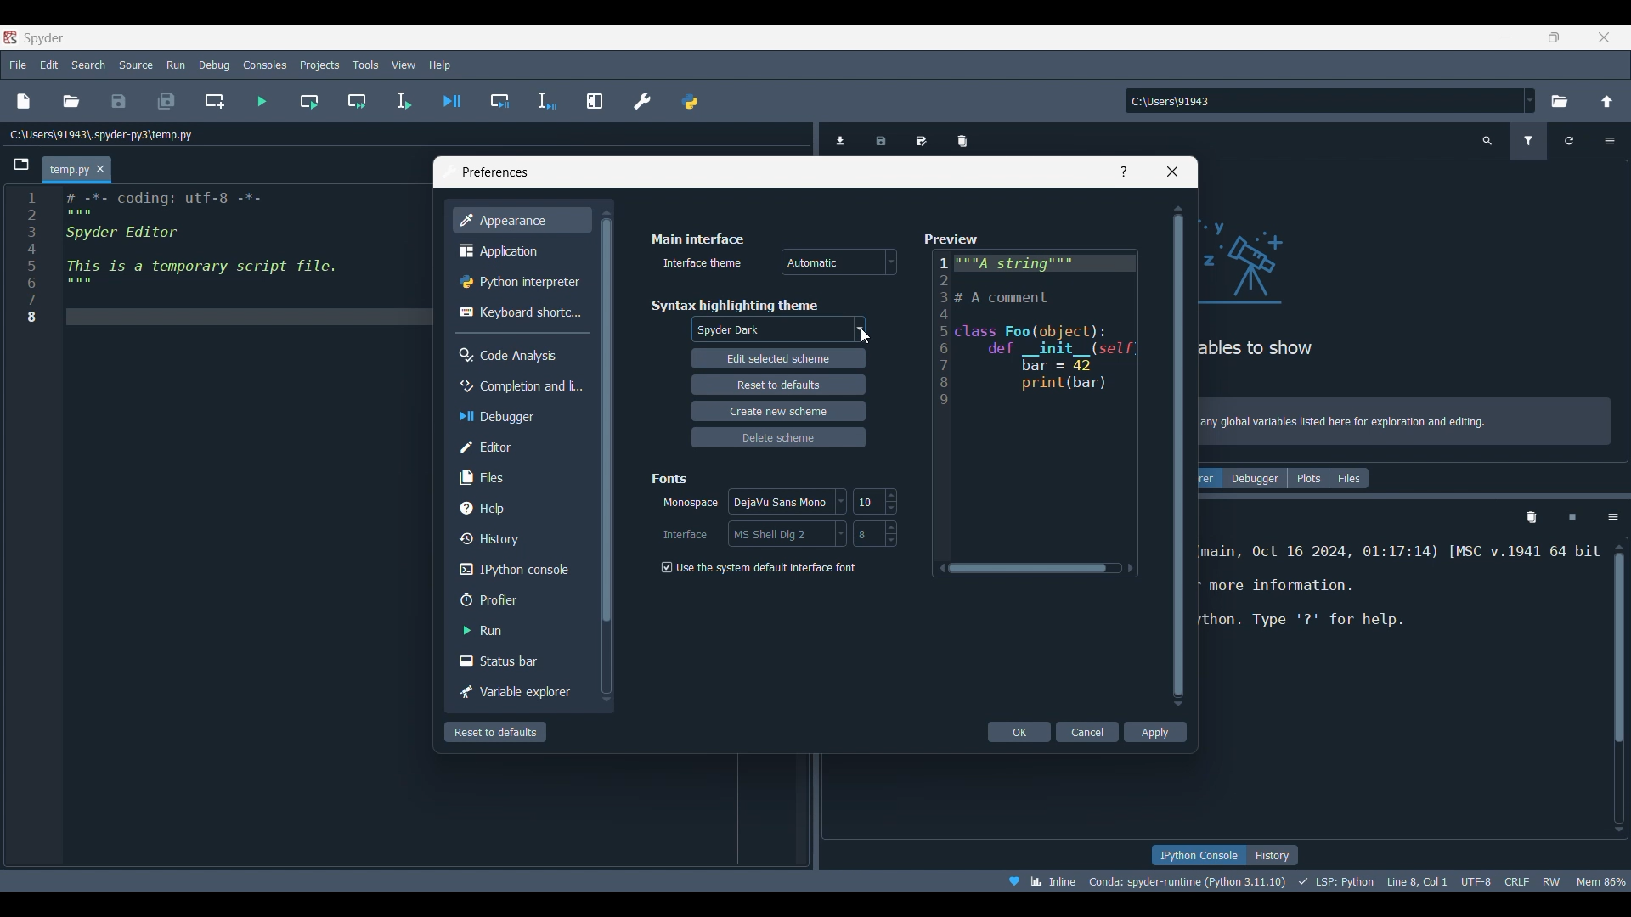 This screenshot has width=1631, height=917. What do you see at coordinates (779, 360) in the screenshot?
I see `edit selected theme` at bounding box center [779, 360].